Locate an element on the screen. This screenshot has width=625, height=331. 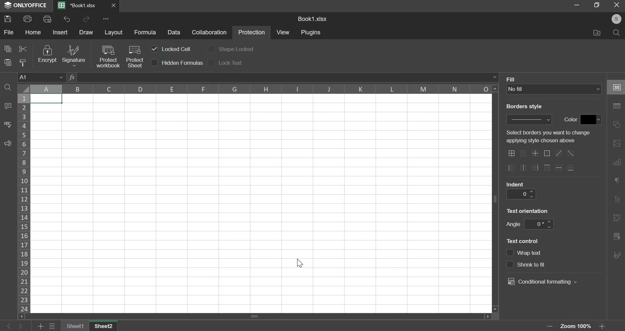
border options is located at coordinates (534, 168).